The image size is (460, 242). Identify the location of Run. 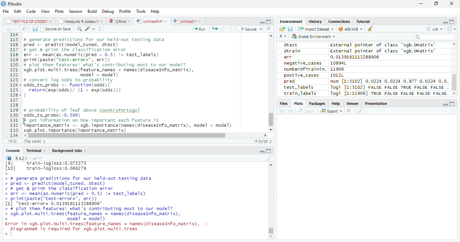
(199, 29).